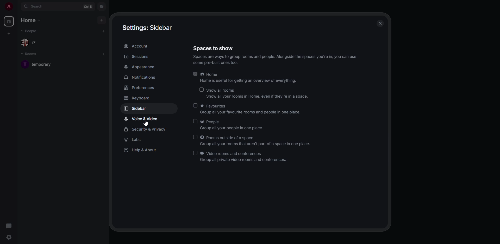 The width and height of the screenshot is (500, 244). I want to click on r7, so click(33, 43).